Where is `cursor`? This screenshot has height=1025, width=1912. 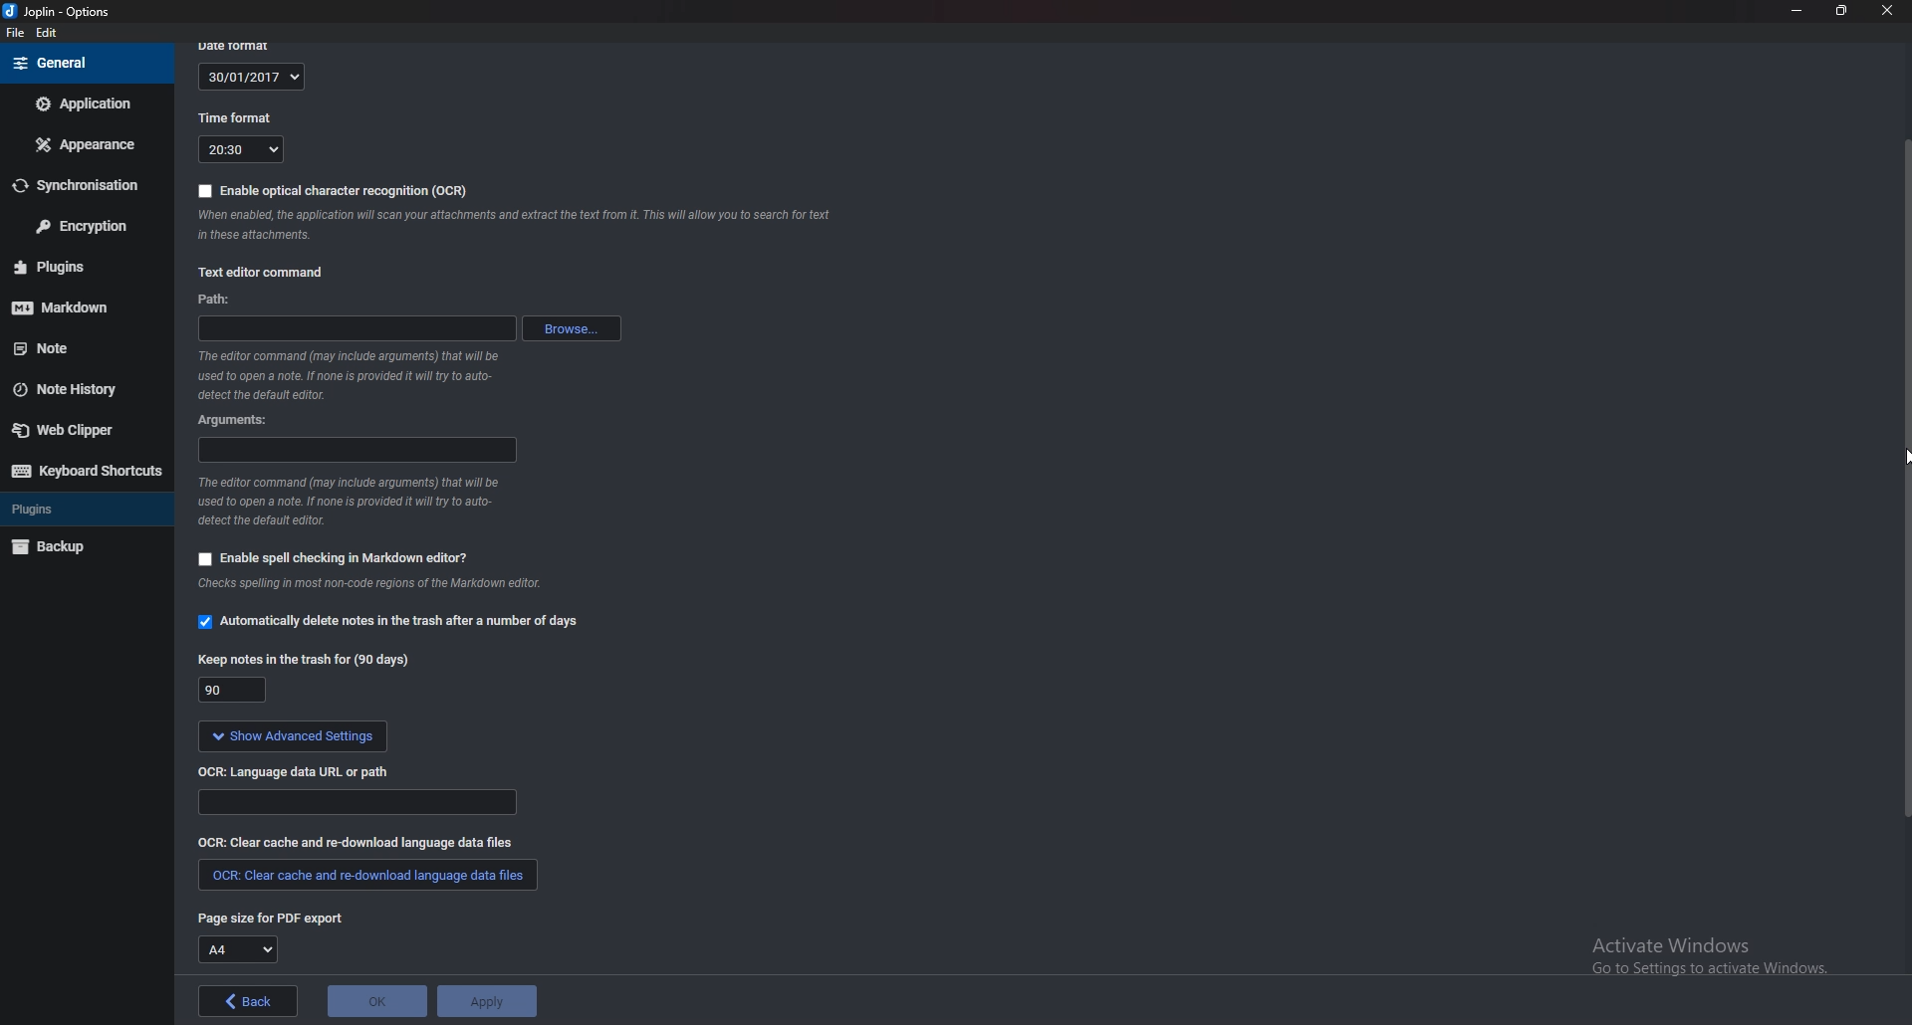
cursor is located at coordinates (1900, 462).